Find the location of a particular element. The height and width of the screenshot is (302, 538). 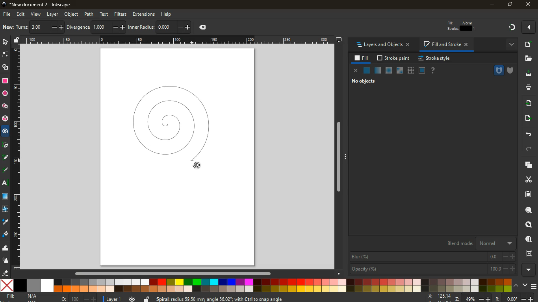

zoom is located at coordinates (483, 297).